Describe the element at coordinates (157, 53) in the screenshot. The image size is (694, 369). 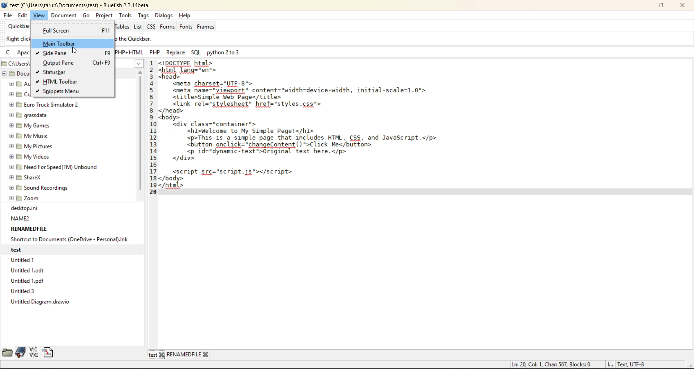
I see `php` at that location.